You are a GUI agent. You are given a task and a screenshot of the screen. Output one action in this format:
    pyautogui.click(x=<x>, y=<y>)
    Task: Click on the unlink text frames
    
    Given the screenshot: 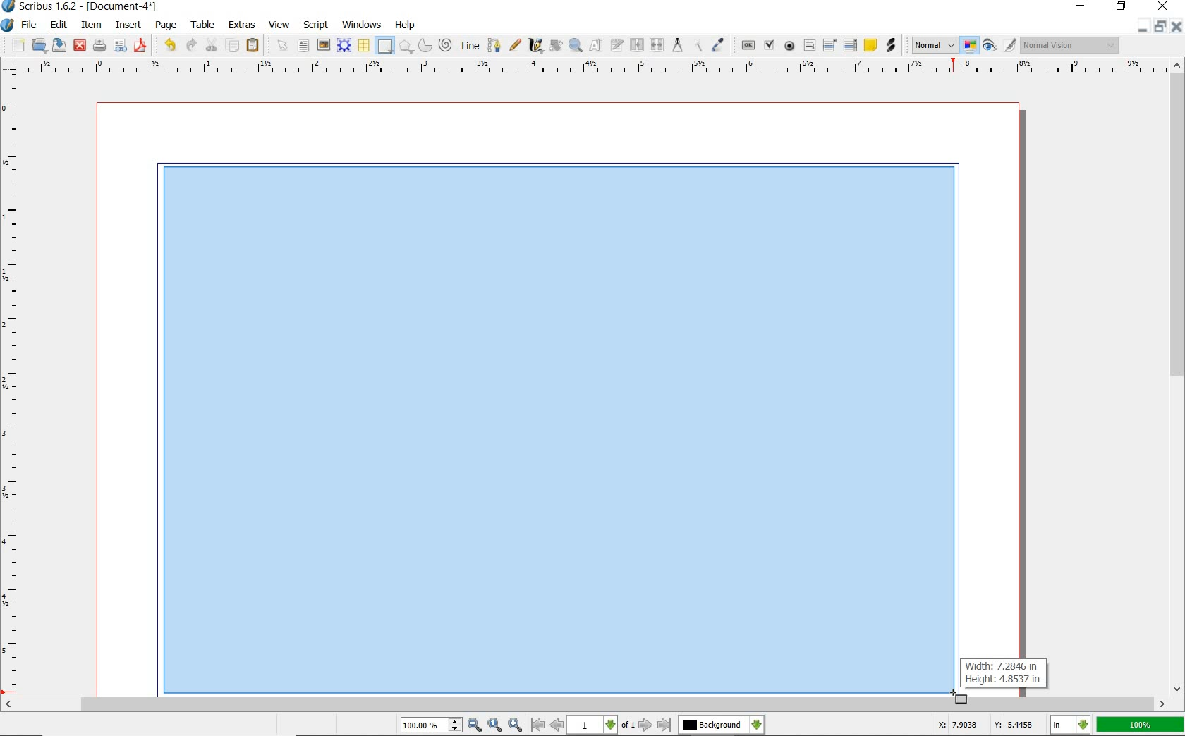 What is the action you would take?
    pyautogui.click(x=655, y=44)
    